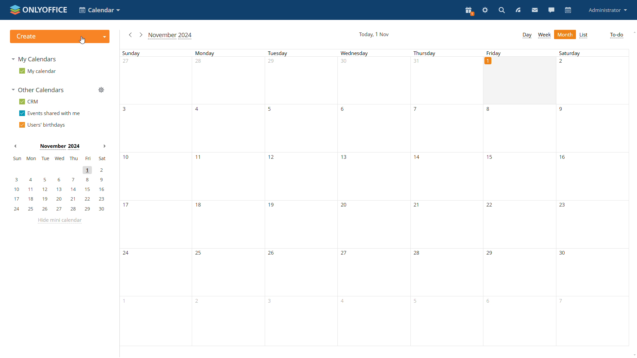 The height and width of the screenshot is (358, 637). I want to click on hide mini calendar, so click(61, 221).